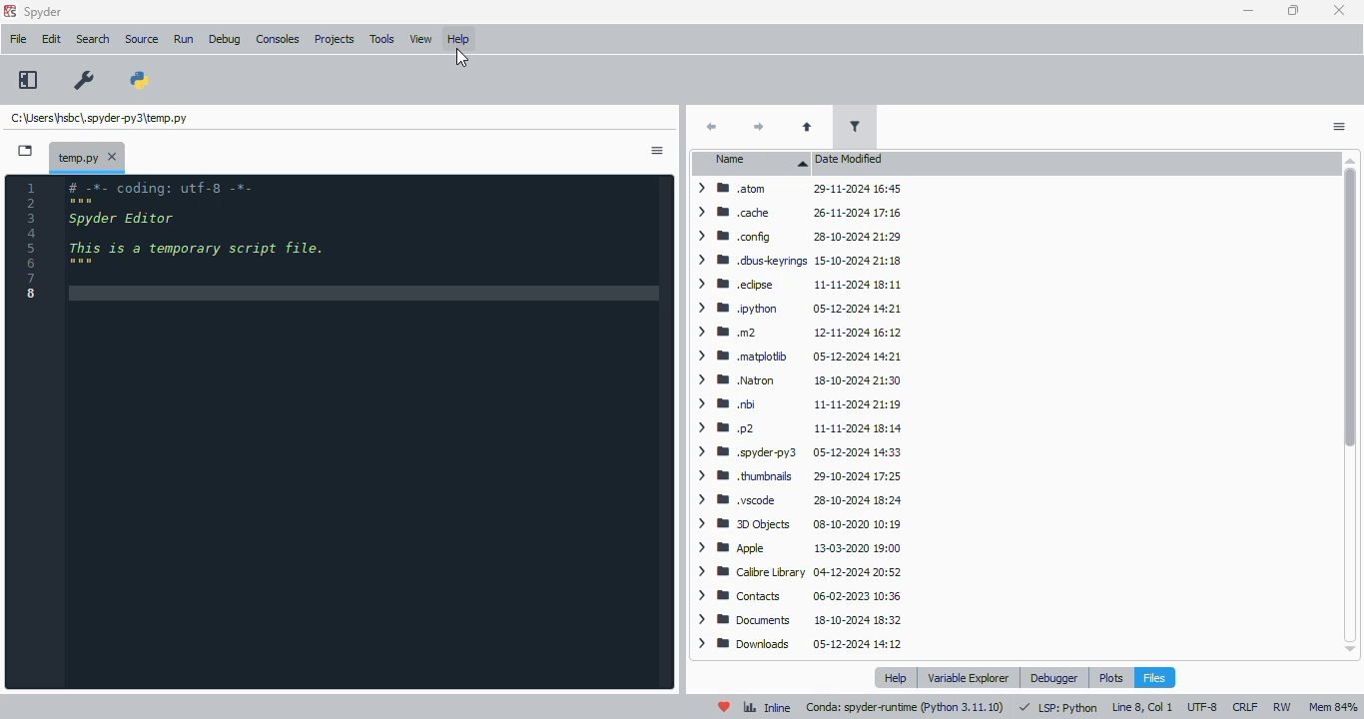 The image size is (1364, 719). Describe the element at coordinates (421, 39) in the screenshot. I see `view` at that location.